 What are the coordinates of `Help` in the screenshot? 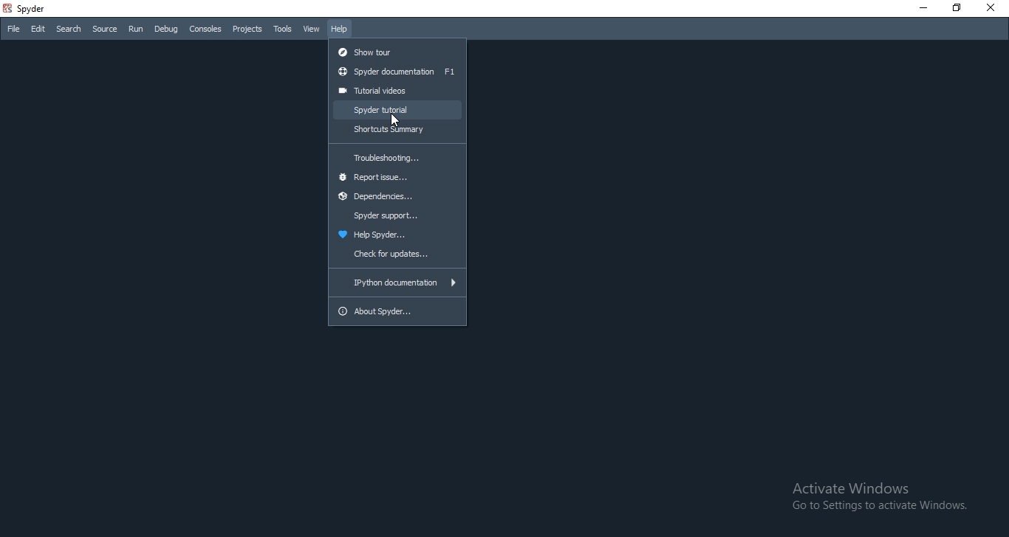 It's located at (342, 27).